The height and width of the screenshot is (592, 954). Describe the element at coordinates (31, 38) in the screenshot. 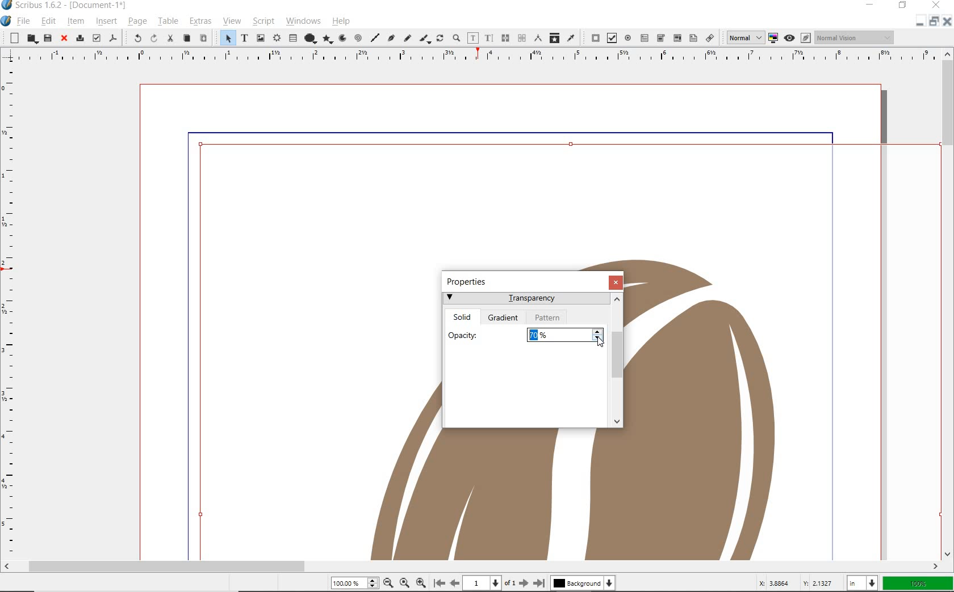

I see `open` at that location.